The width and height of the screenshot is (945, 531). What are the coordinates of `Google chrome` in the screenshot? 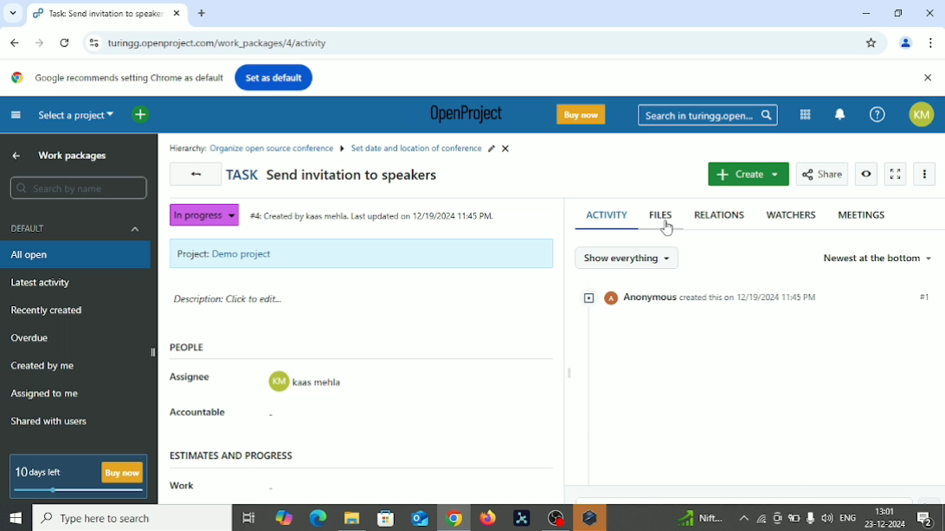 It's located at (453, 520).